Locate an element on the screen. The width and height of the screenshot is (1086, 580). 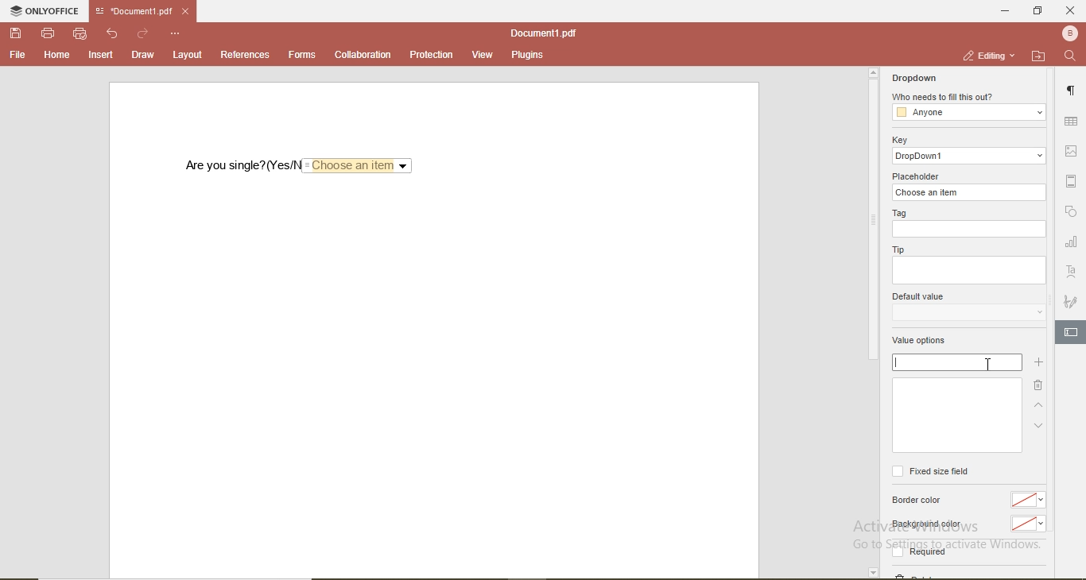
default value is located at coordinates (920, 296).